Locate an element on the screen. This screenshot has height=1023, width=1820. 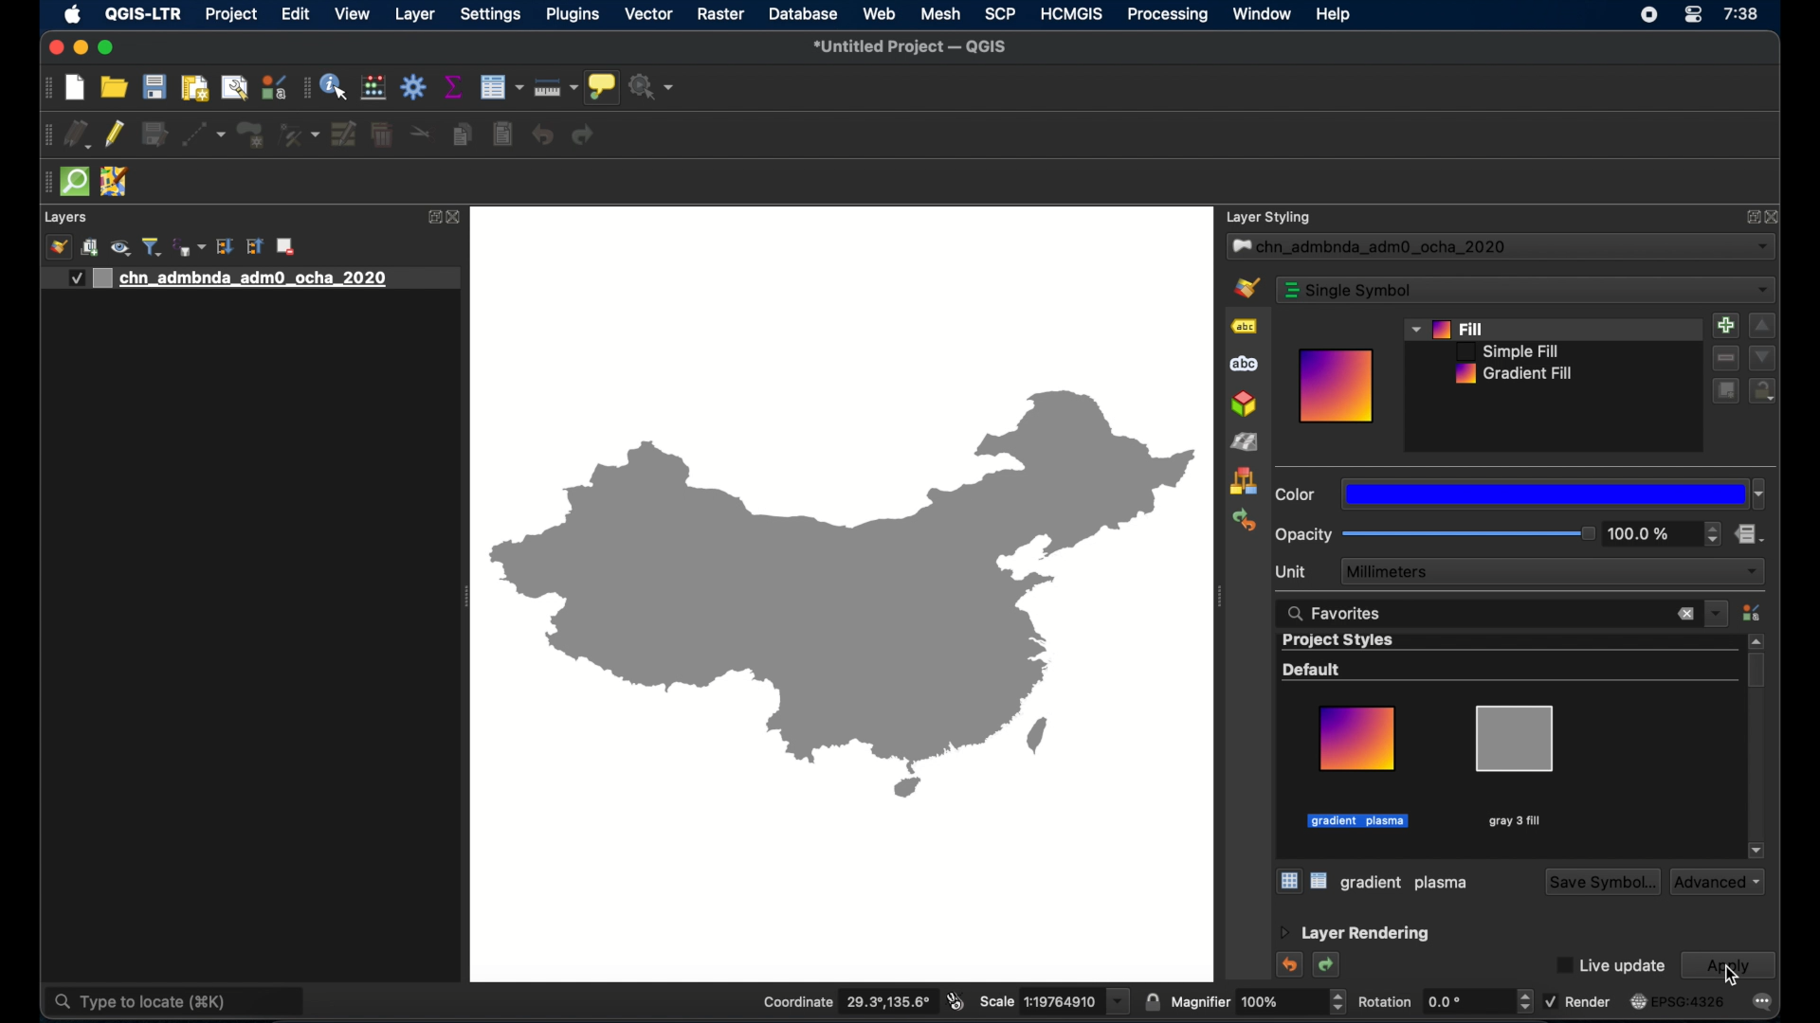
collapse all is located at coordinates (255, 246).